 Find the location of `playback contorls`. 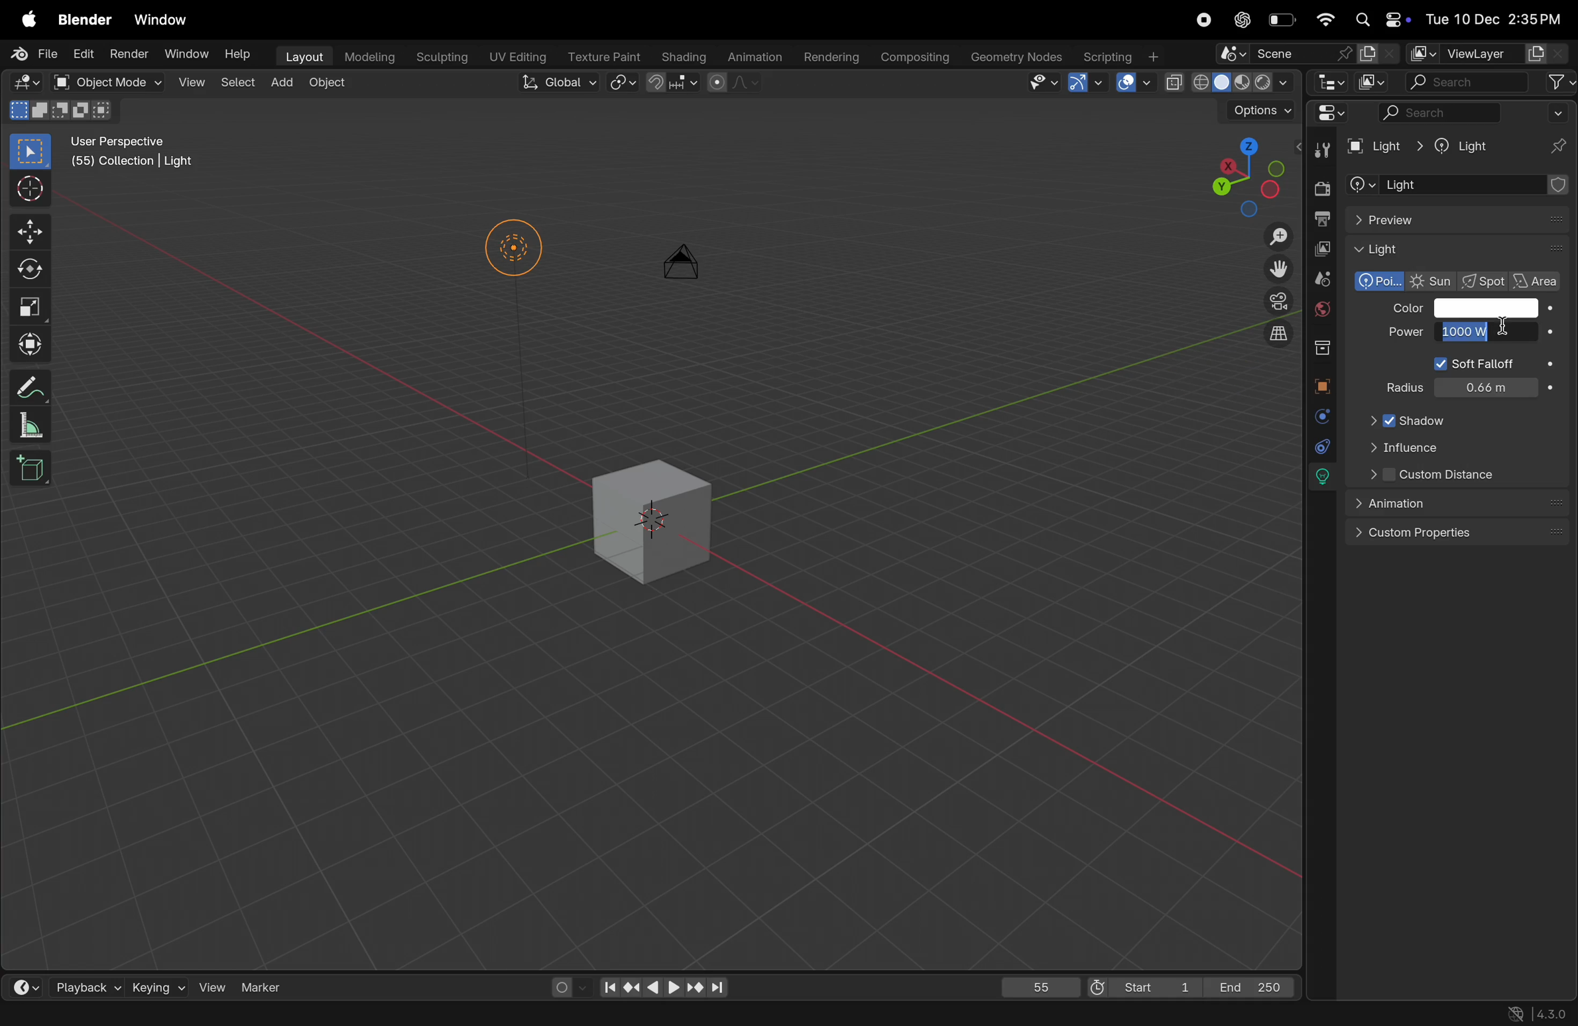

playback contorls is located at coordinates (660, 984).